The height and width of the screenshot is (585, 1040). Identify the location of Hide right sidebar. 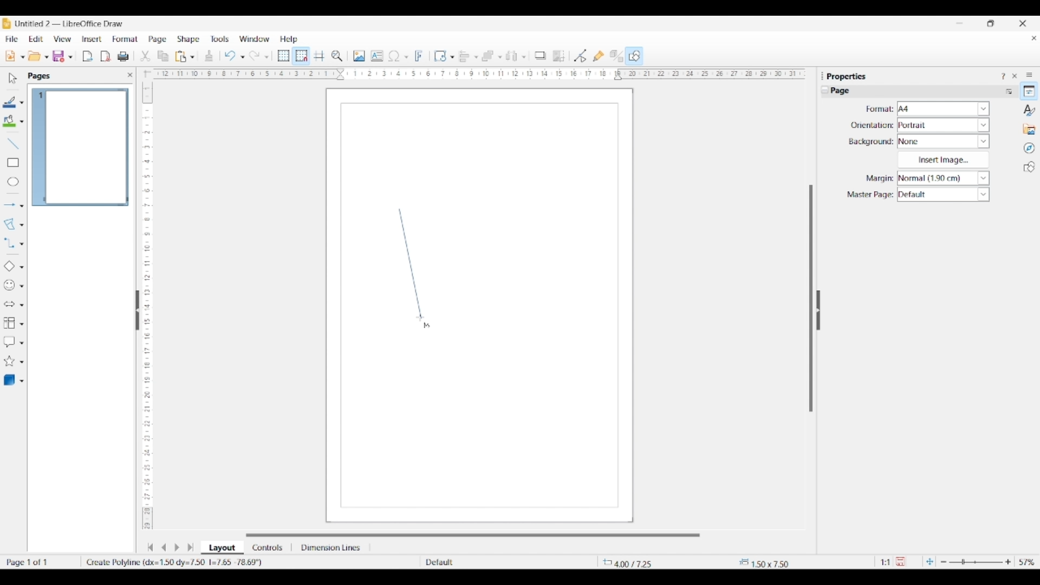
(818, 310).